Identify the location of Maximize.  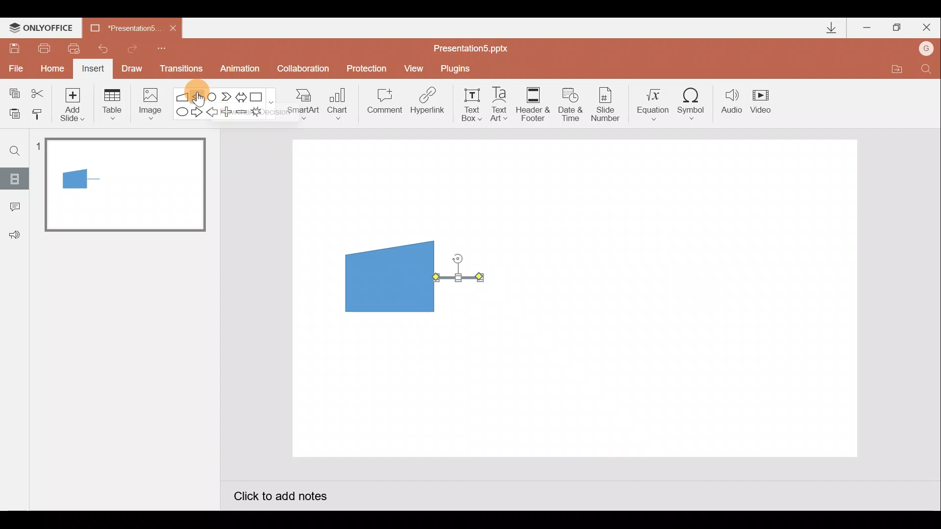
(897, 28).